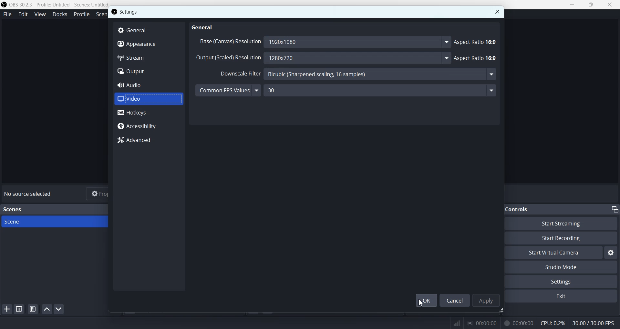 Image resolution: width=620 pixels, height=329 pixels. I want to click on Studio Mode, so click(564, 267).